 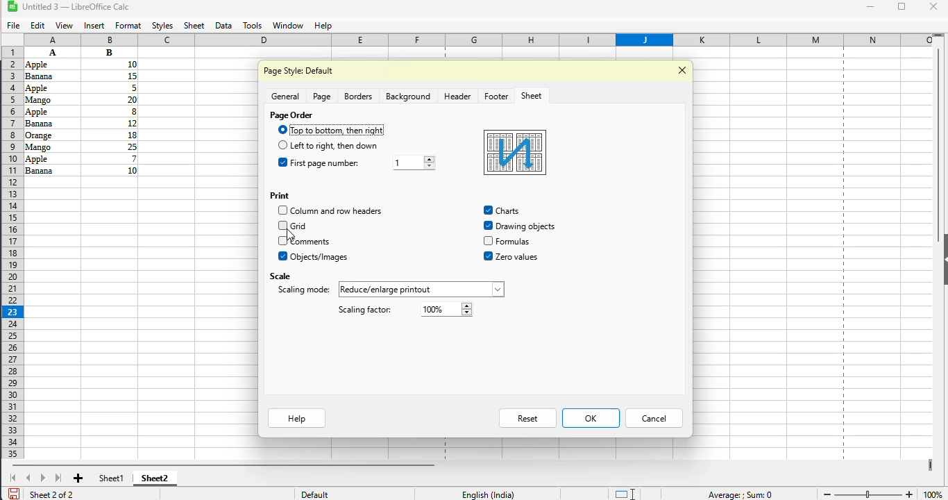 What do you see at coordinates (510, 211) in the screenshot?
I see `` at bounding box center [510, 211].